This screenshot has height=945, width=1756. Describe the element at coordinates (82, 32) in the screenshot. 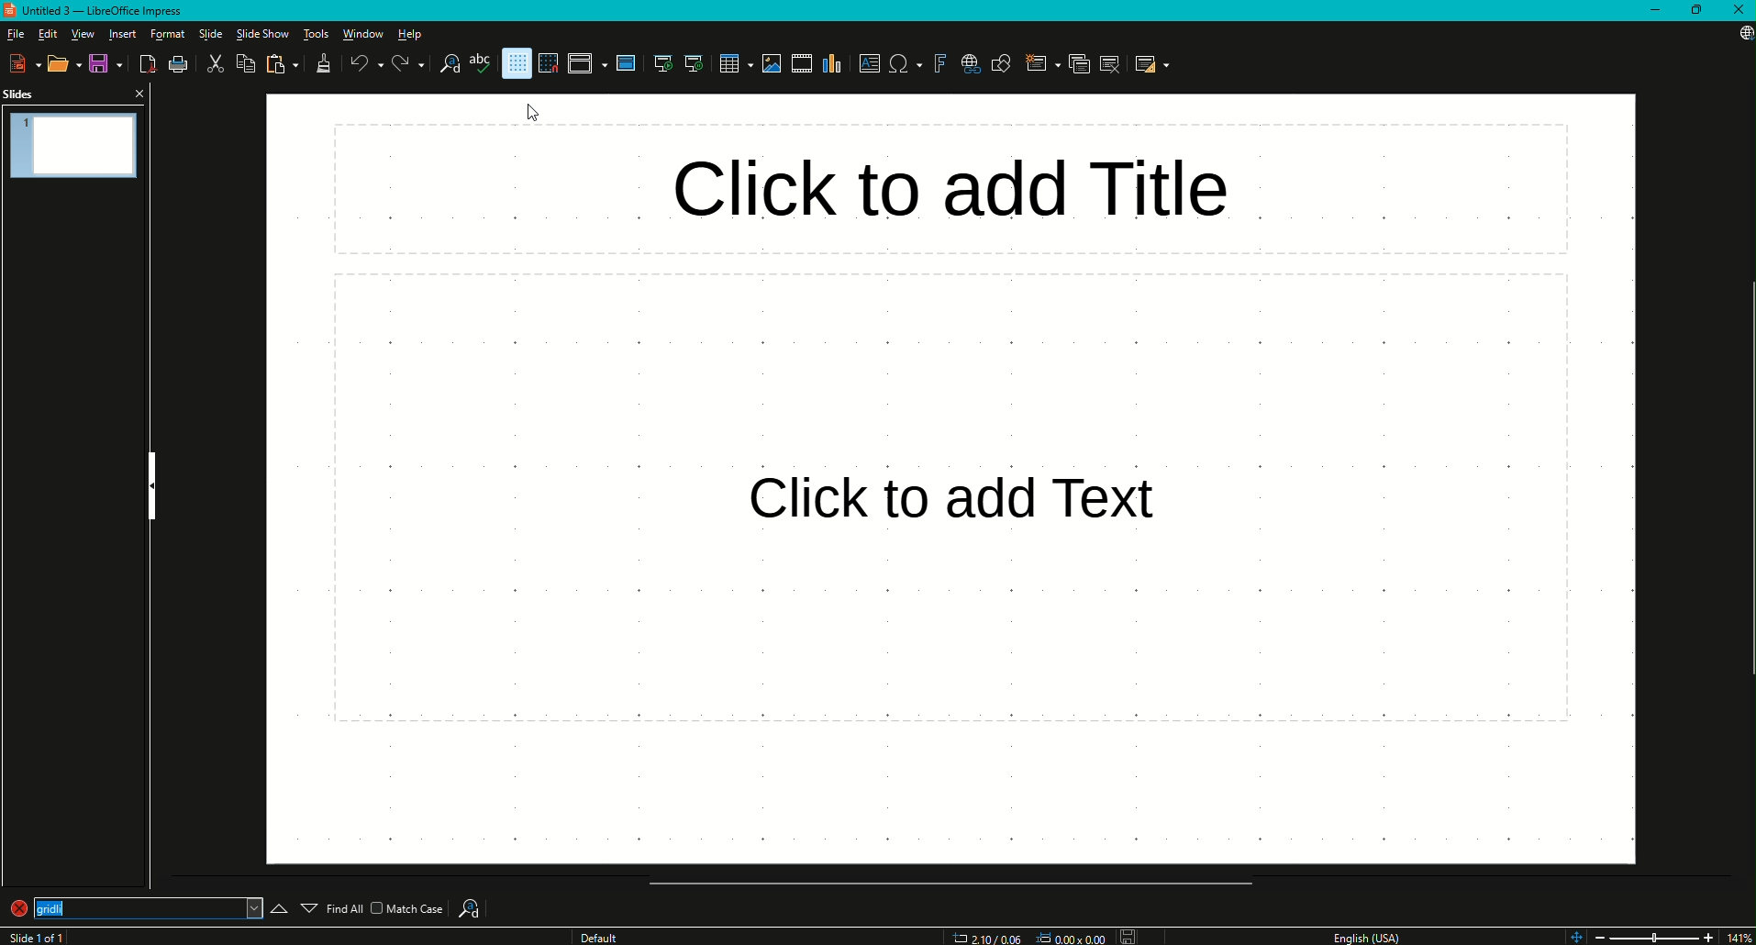

I see `View` at that location.